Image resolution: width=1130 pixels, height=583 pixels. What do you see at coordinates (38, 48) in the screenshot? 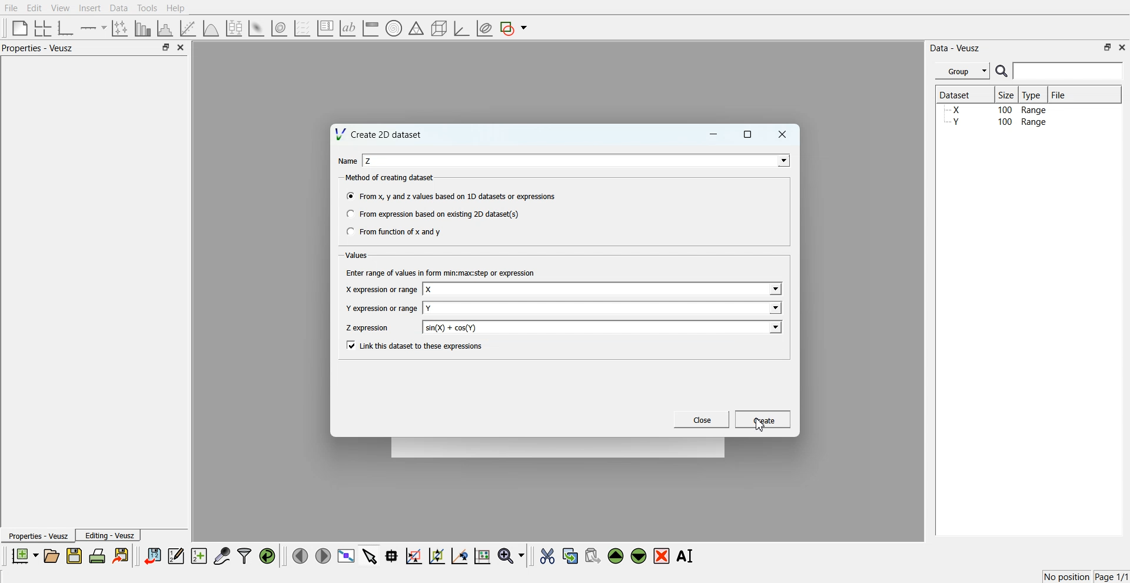
I see `Properties - Veusz` at bounding box center [38, 48].